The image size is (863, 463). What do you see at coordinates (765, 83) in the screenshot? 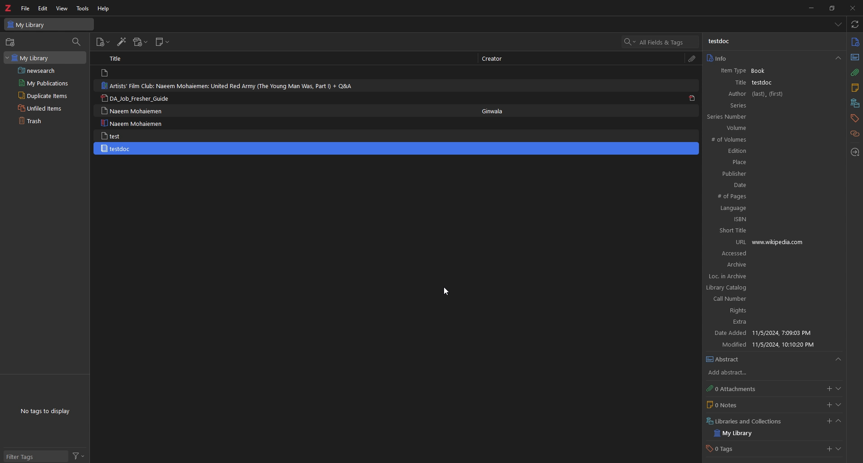
I see `testdoc` at bounding box center [765, 83].